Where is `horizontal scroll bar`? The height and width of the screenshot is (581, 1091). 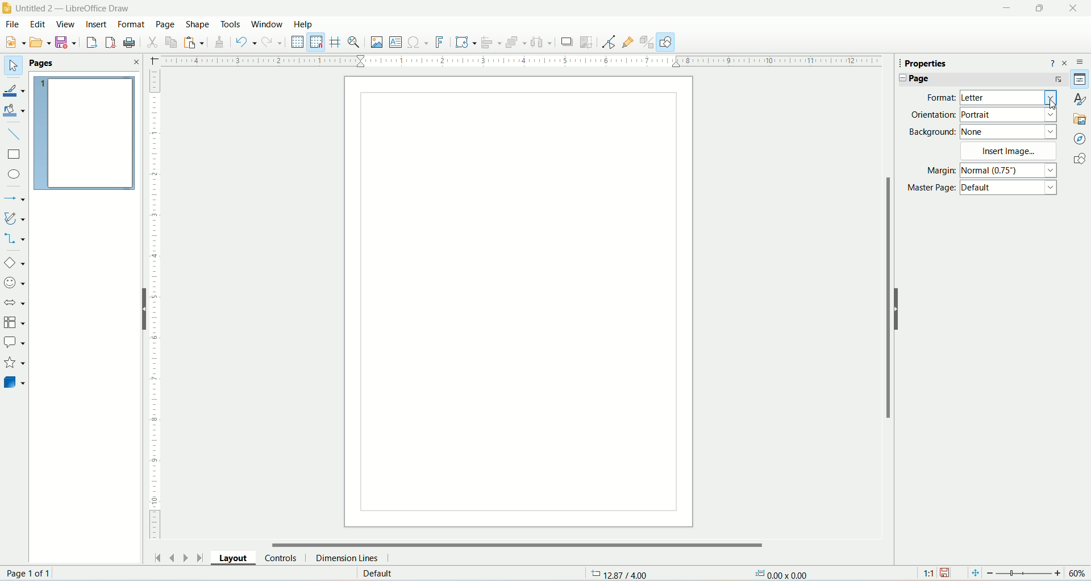
horizontal scroll bar is located at coordinates (516, 544).